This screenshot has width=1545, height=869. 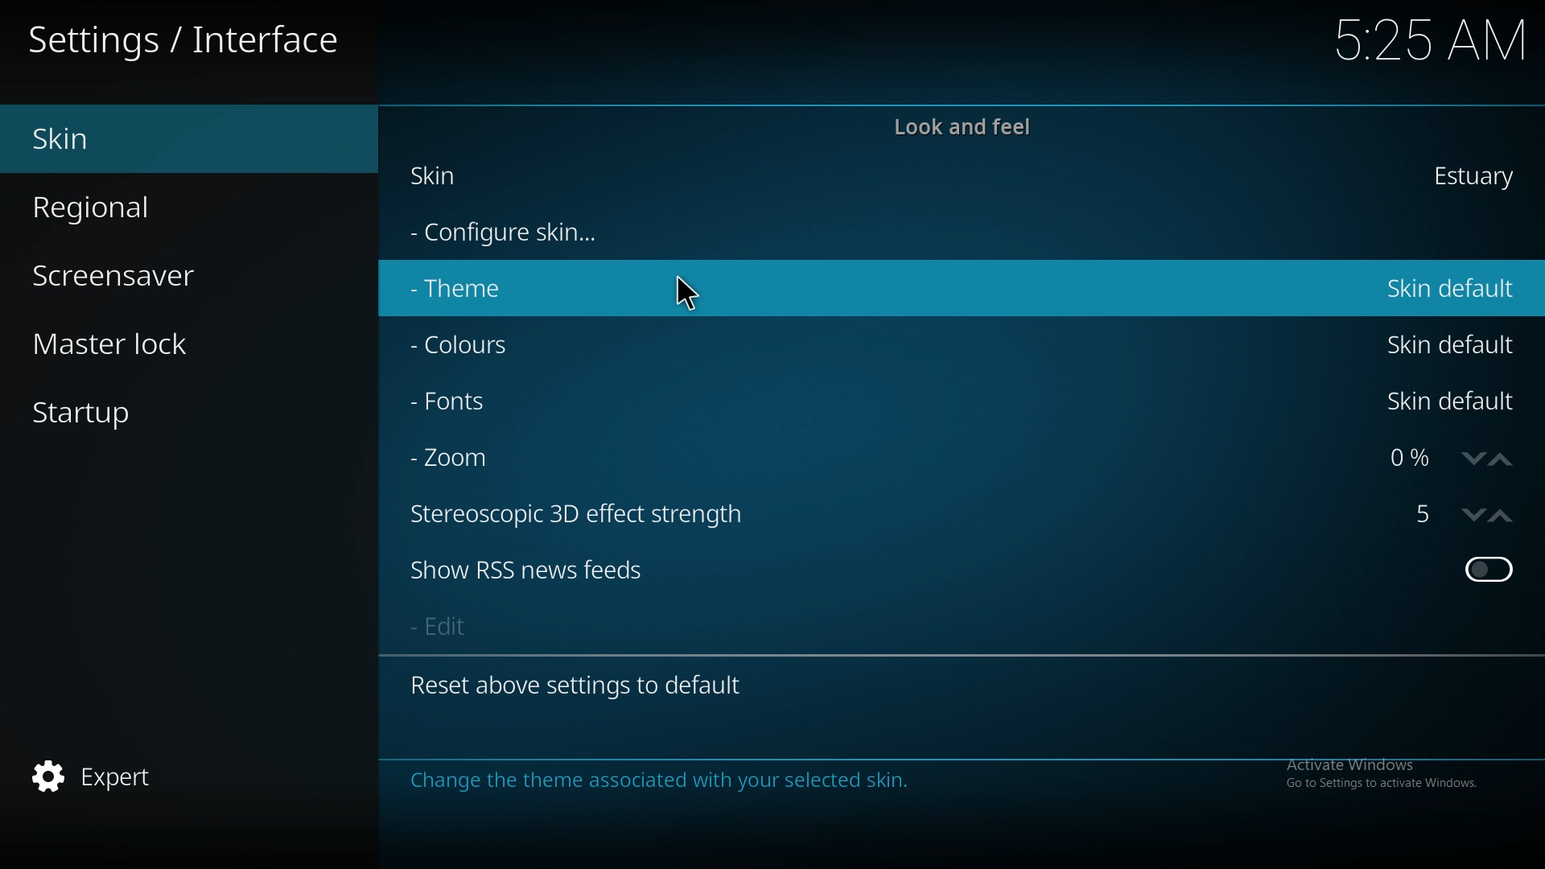 What do you see at coordinates (1474, 175) in the screenshot?
I see `estuary` at bounding box center [1474, 175].